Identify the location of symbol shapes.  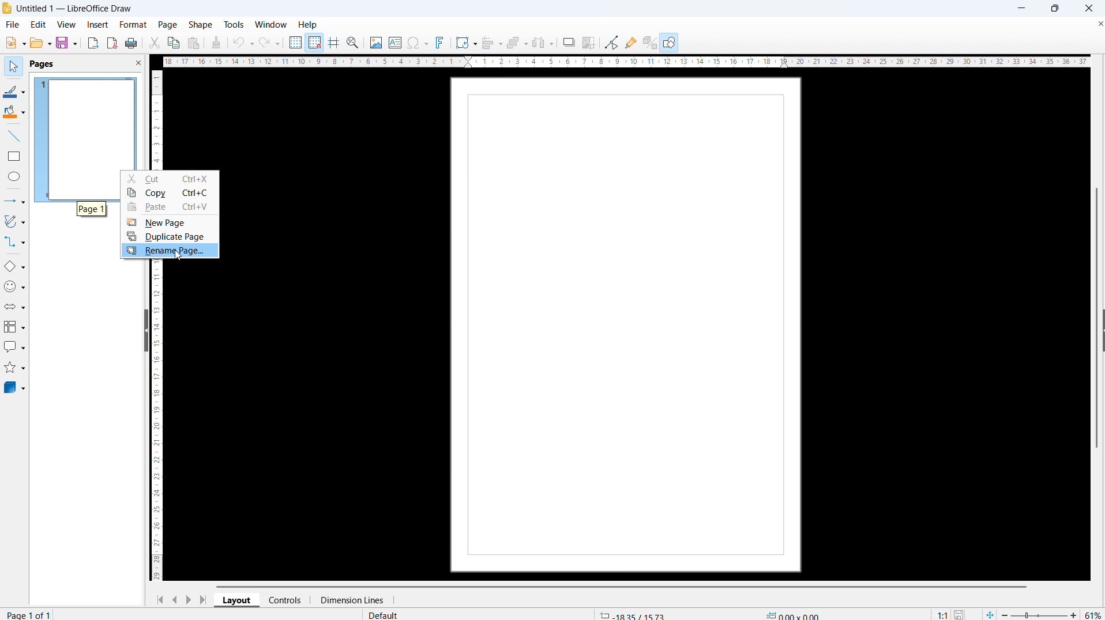
(14, 286).